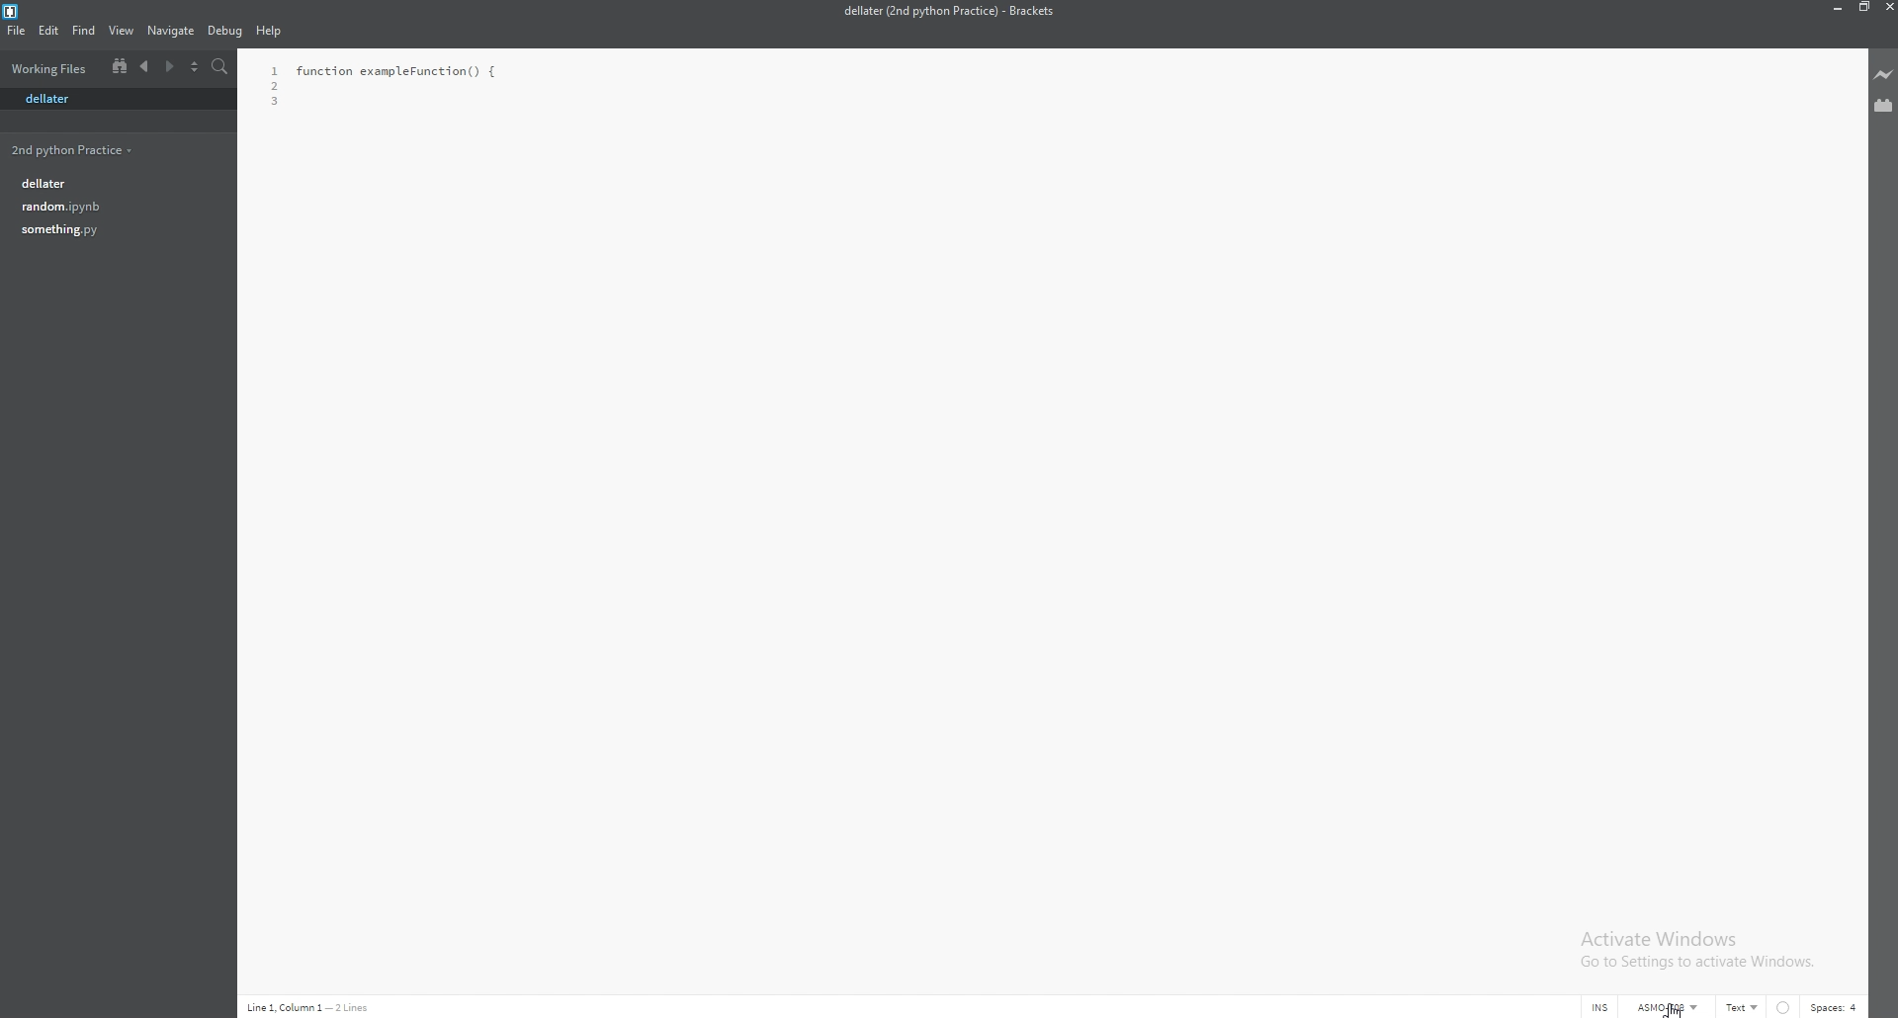 This screenshot has width=1898, height=1018. What do you see at coordinates (1836, 8) in the screenshot?
I see `minimize` at bounding box center [1836, 8].